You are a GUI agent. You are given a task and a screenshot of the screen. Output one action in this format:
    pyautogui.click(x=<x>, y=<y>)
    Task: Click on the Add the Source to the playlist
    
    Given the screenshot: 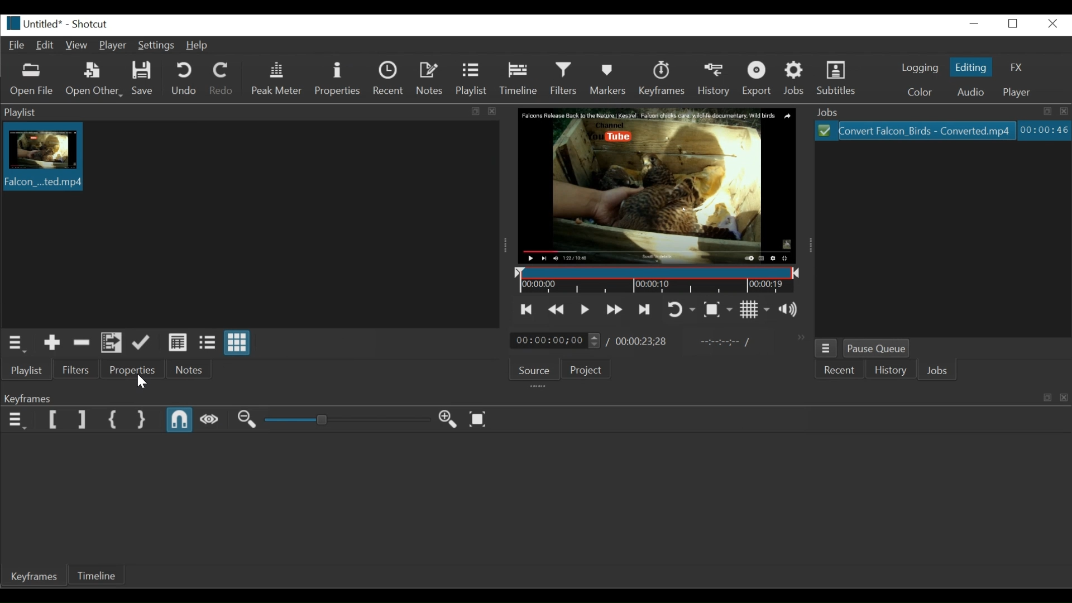 What is the action you would take?
    pyautogui.click(x=51, y=343)
    